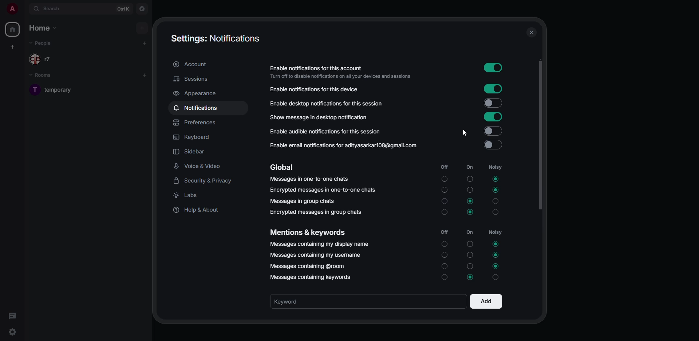  What do you see at coordinates (324, 190) in the screenshot?
I see `encrypted messages in one on one chats` at bounding box center [324, 190].